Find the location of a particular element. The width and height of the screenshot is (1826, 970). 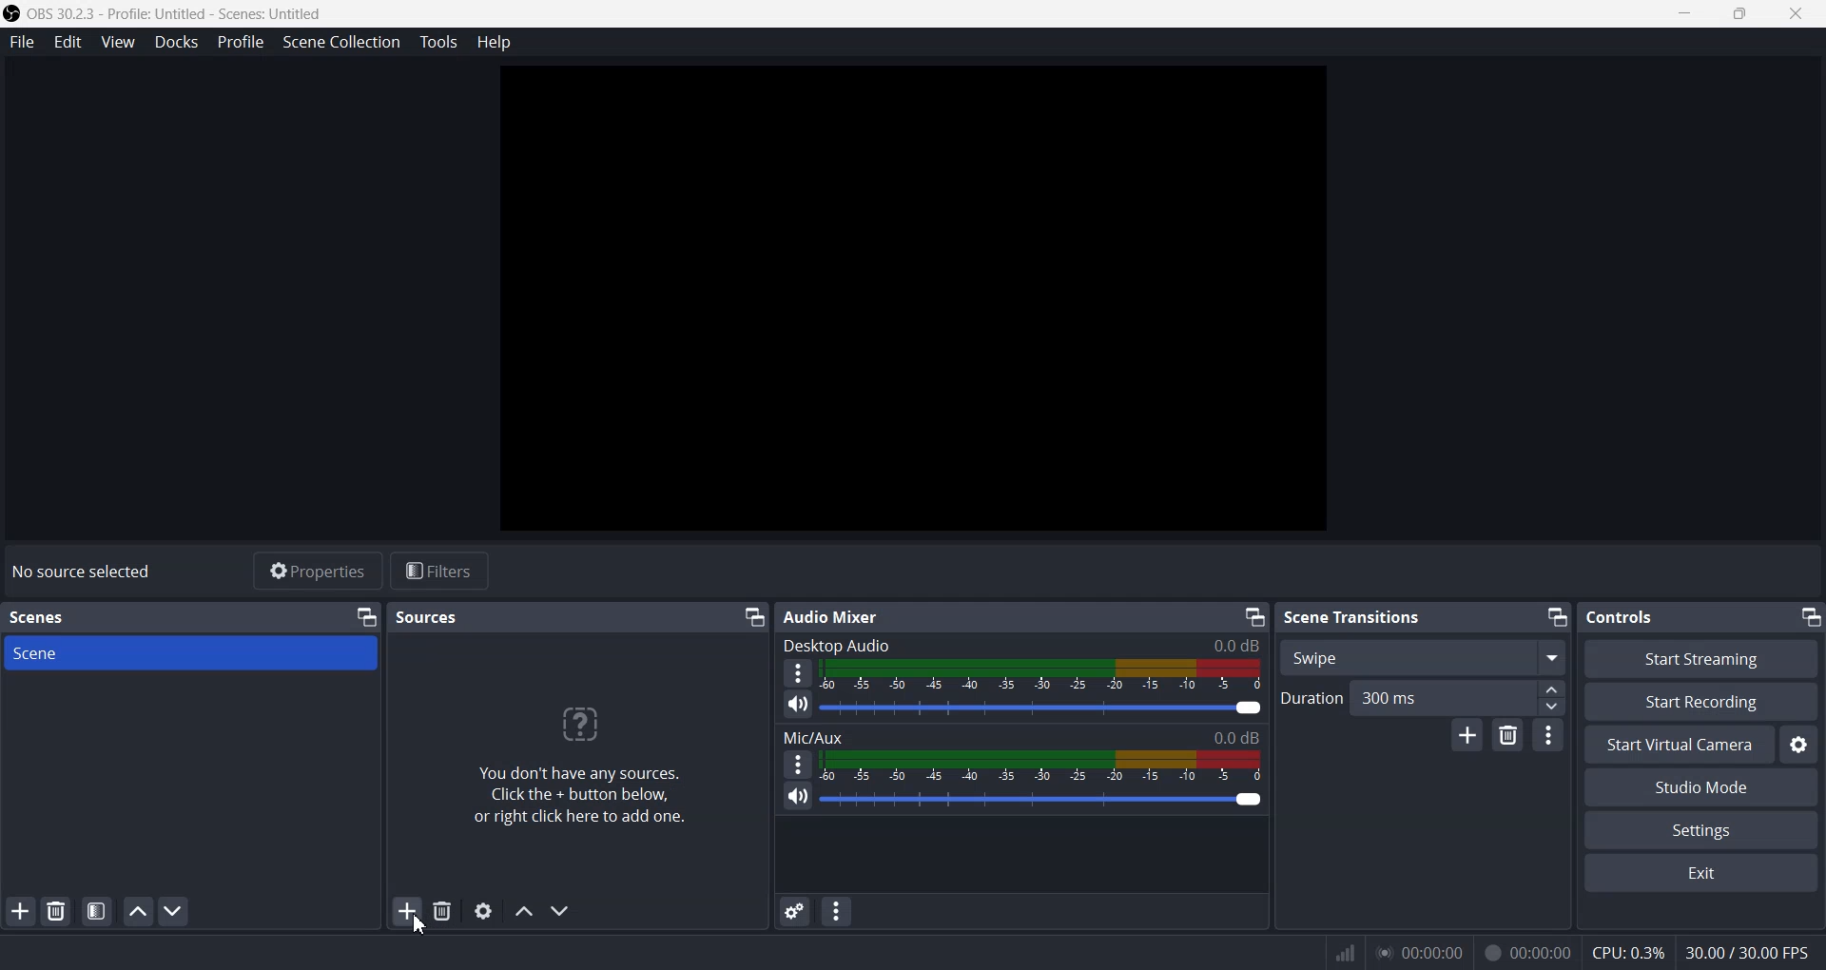

Scene Transitions is located at coordinates (1354, 616).